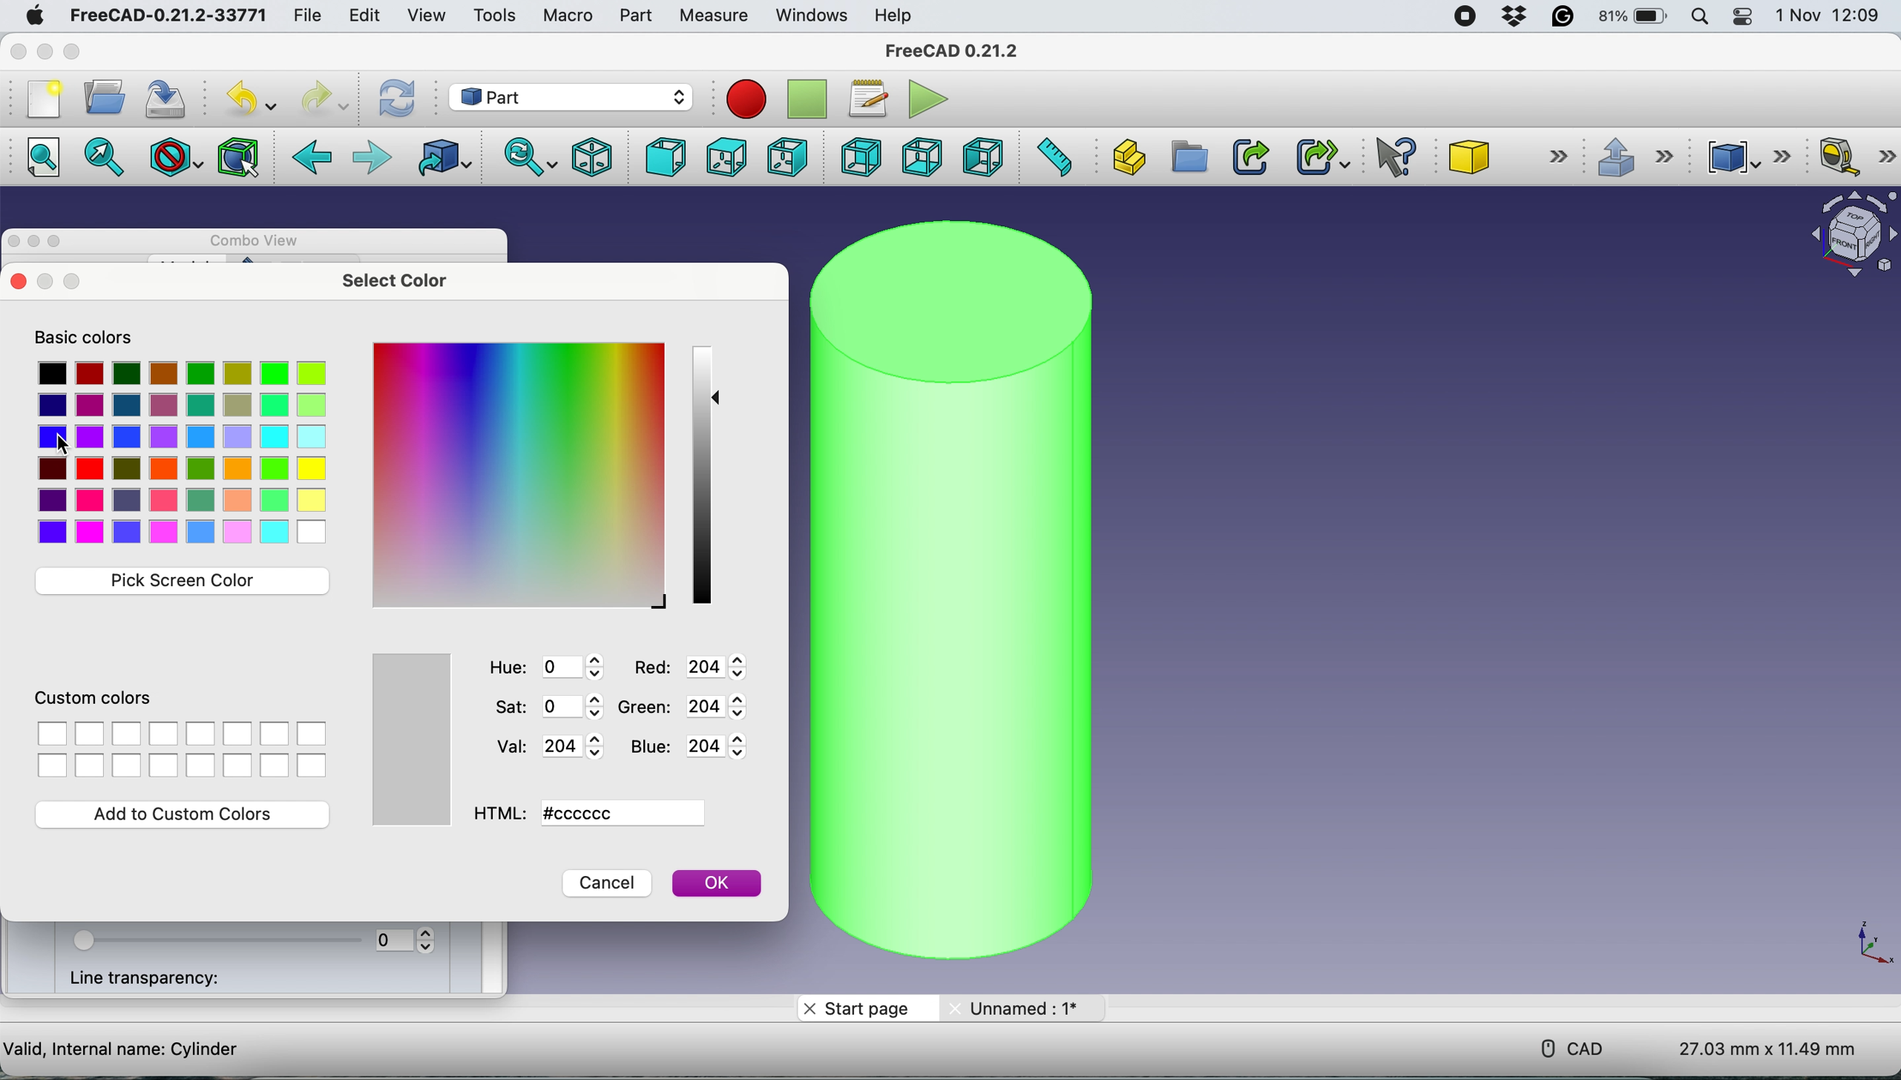  I want to click on cube, so click(1508, 154).